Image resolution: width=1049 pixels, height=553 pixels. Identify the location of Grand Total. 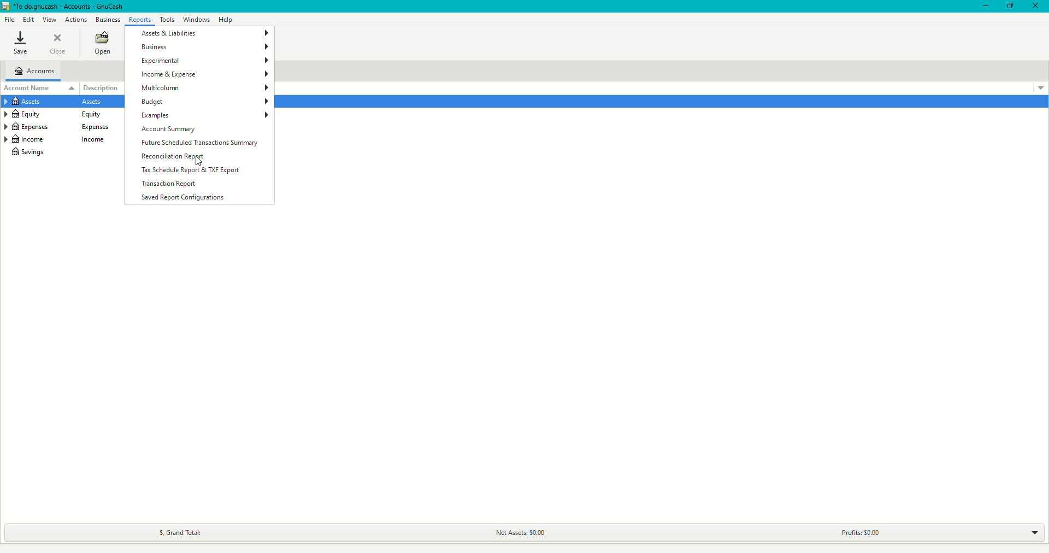
(178, 532).